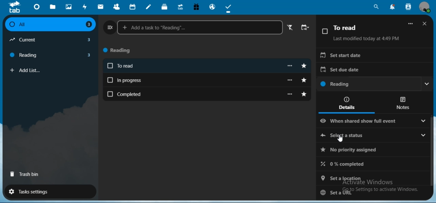 Image resolution: width=436 pixels, height=203 pixels. What do you see at coordinates (291, 66) in the screenshot?
I see `more` at bounding box center [291, 66].